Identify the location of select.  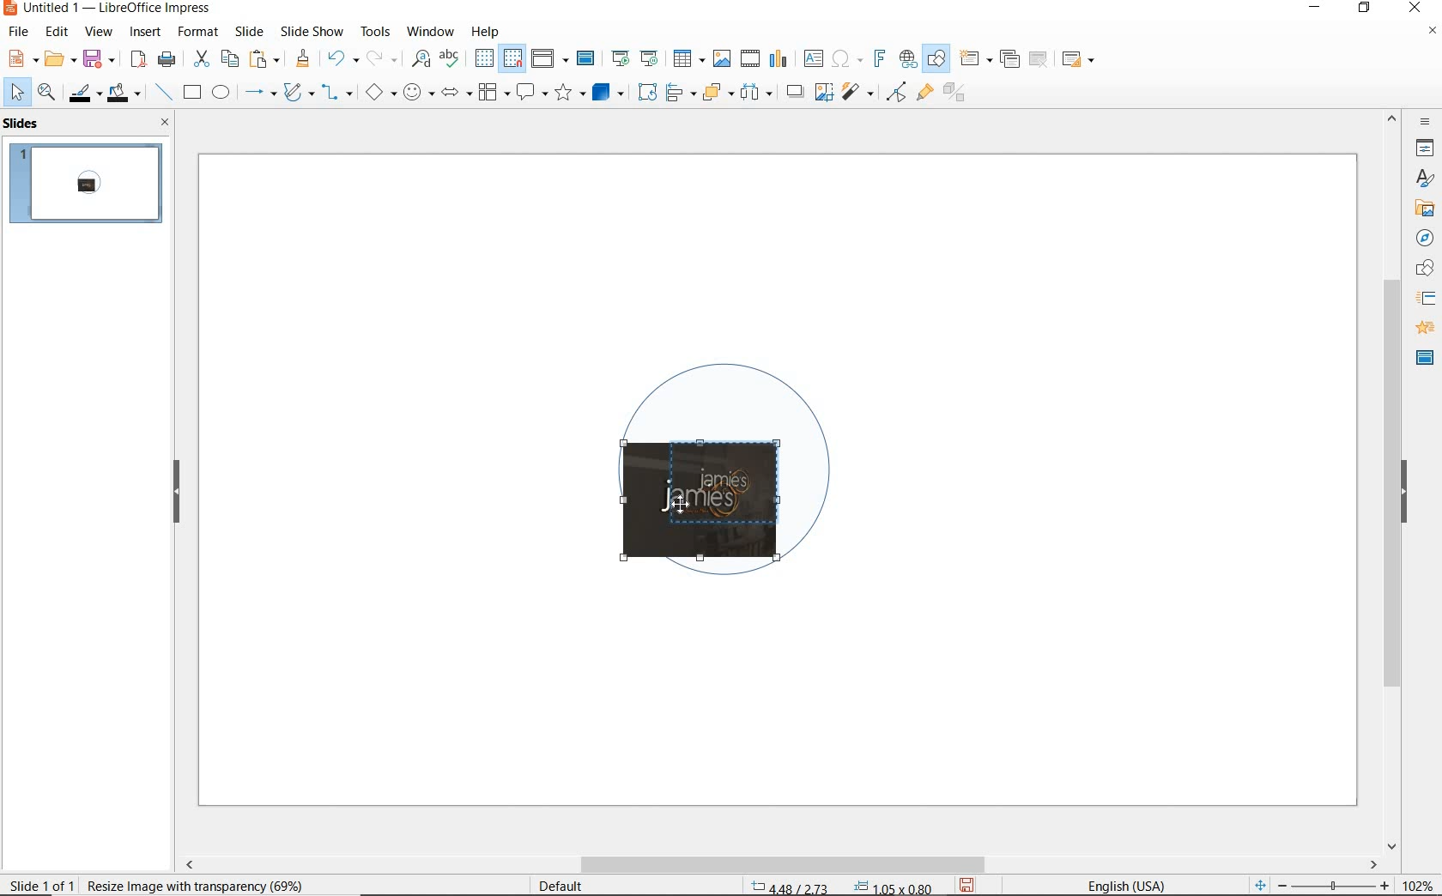
(18, 93).